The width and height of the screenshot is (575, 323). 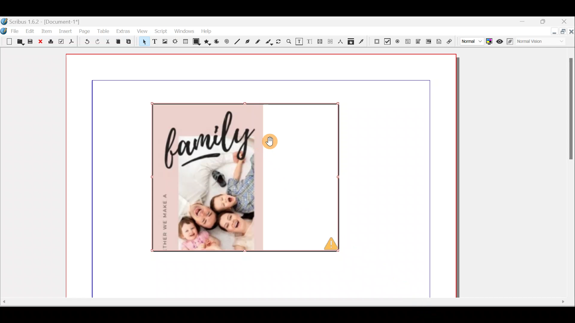 I want to click on Preview mode, so click(x=500, y=42).